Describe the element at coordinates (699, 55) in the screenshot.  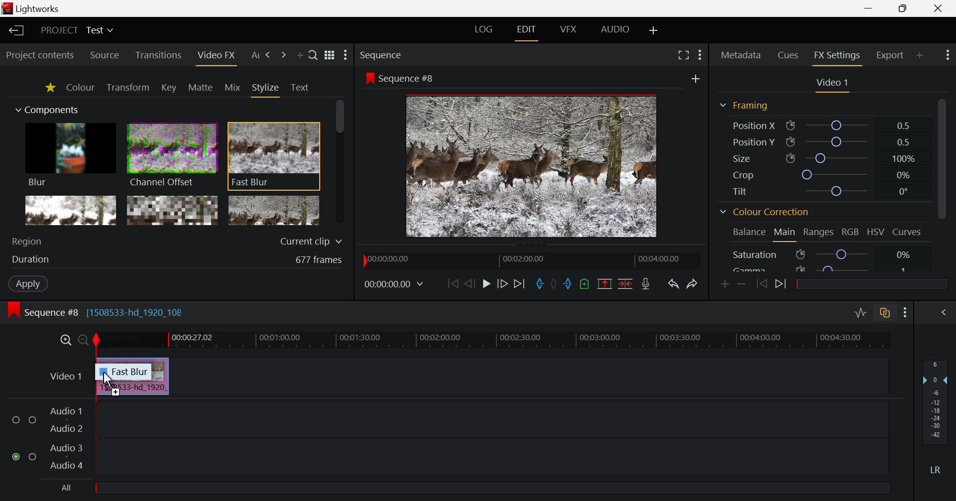
I see `Show Settings` at that location.